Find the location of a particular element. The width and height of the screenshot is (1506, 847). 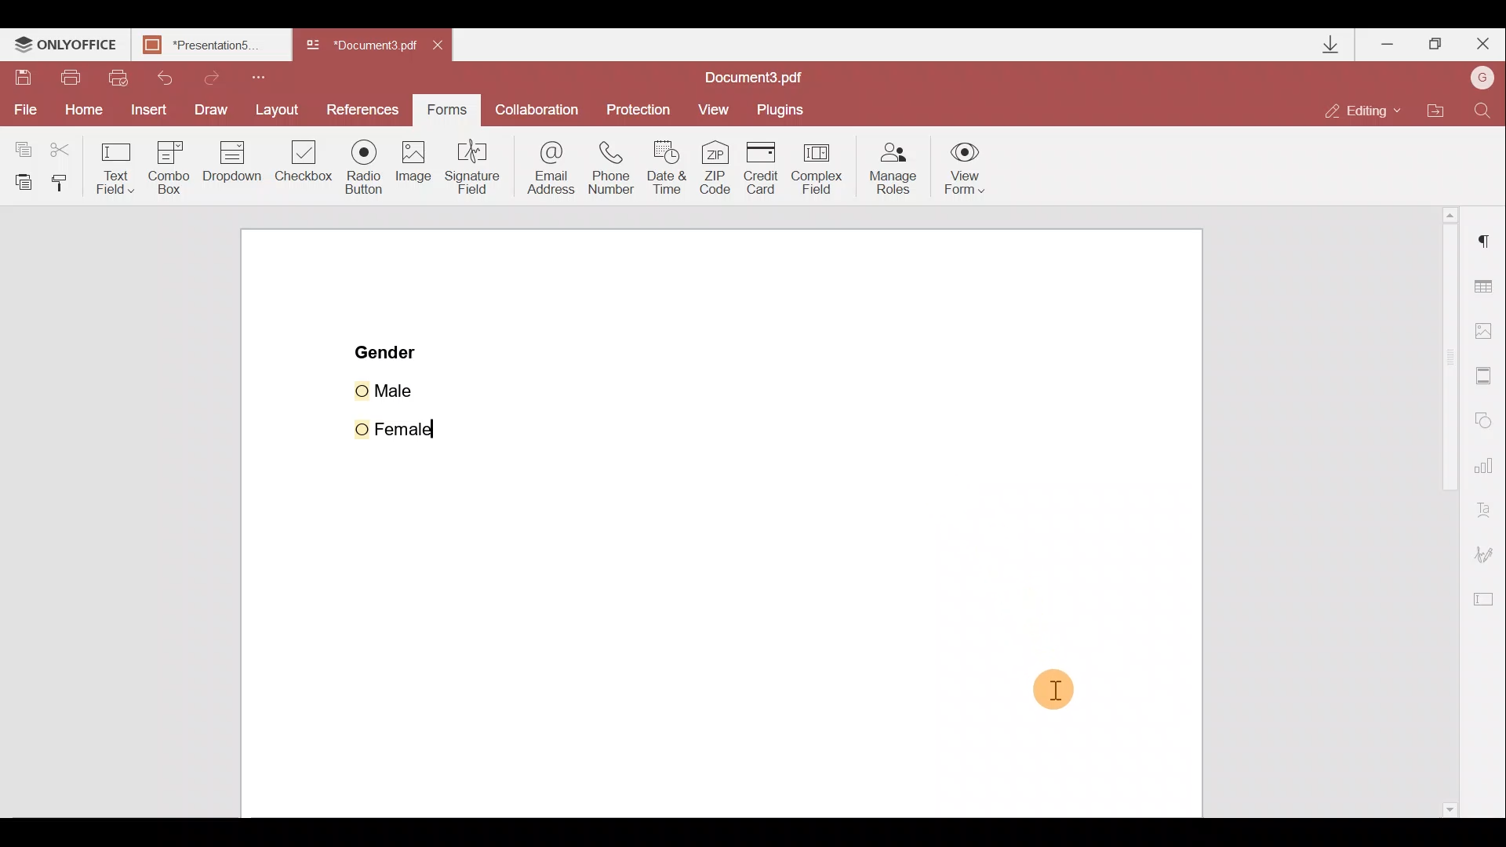

Cursor is located at coordinates (1053, 692).